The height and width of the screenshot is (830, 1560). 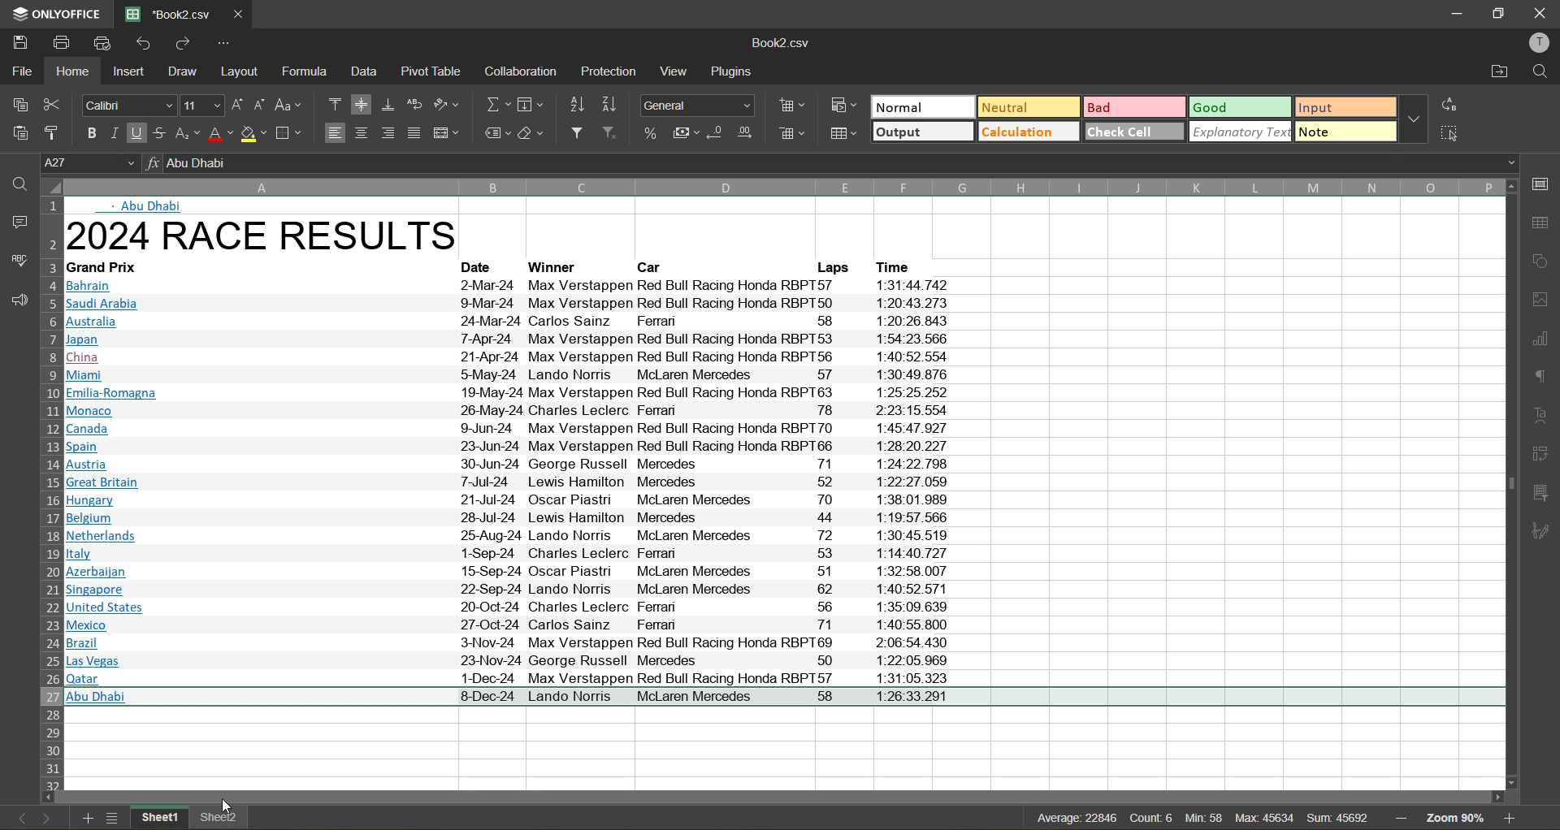 What do you see at coordinates (1542, 262) in the screenshot?
I see `shapes` at bounding box center [1542, 262].